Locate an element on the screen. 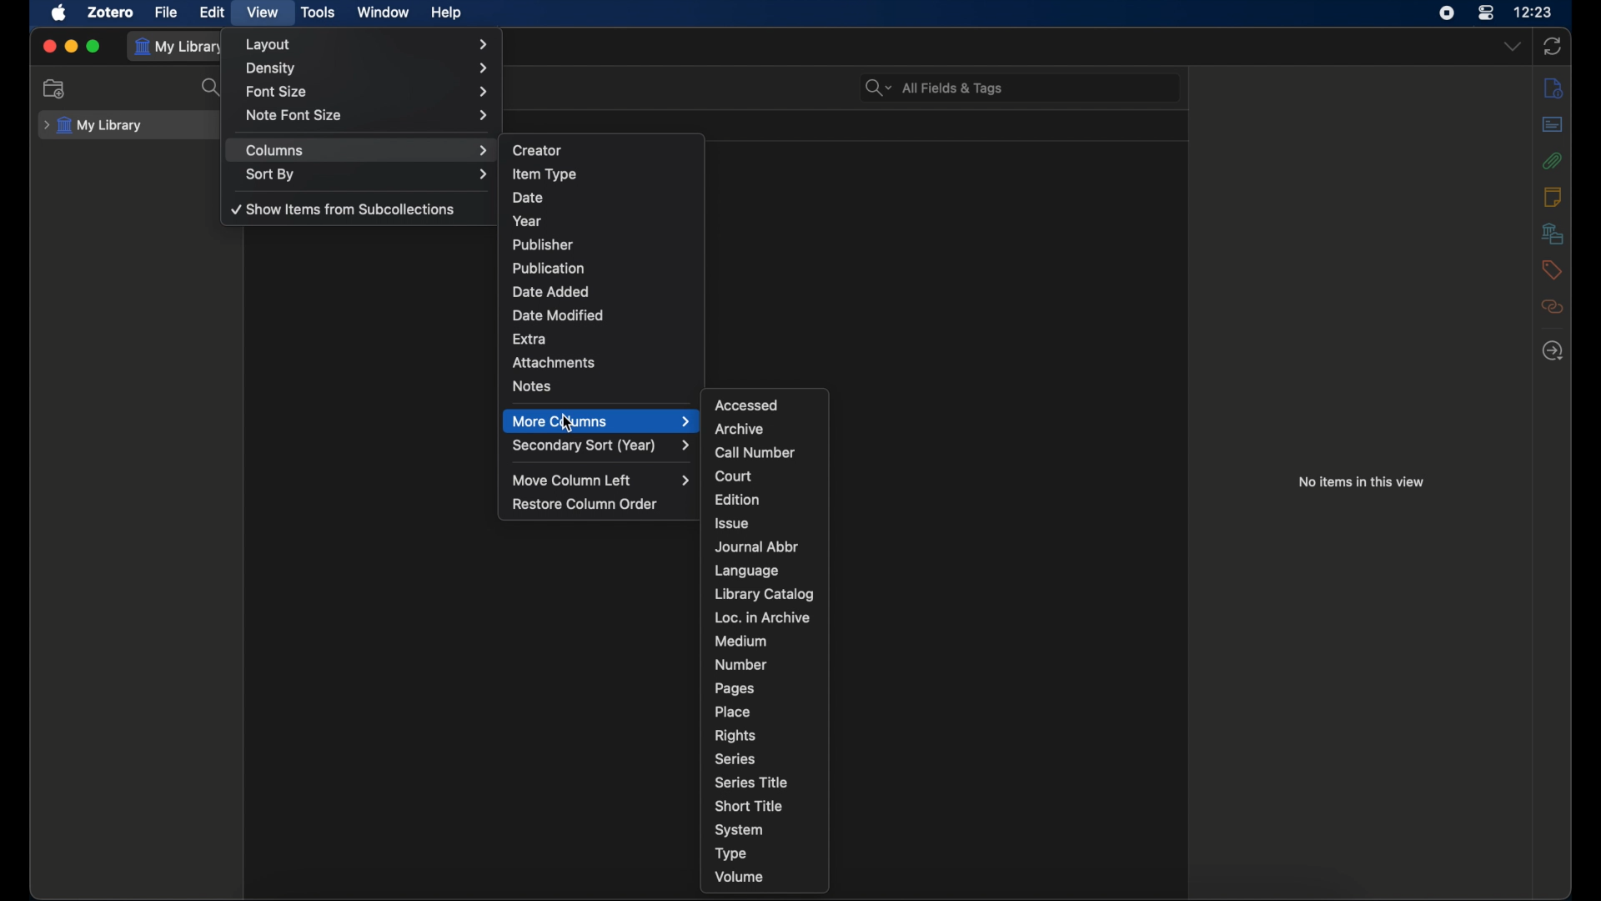 The height and width of the screenshot is (901, 1601). archive is located at coordinates (740, 430).